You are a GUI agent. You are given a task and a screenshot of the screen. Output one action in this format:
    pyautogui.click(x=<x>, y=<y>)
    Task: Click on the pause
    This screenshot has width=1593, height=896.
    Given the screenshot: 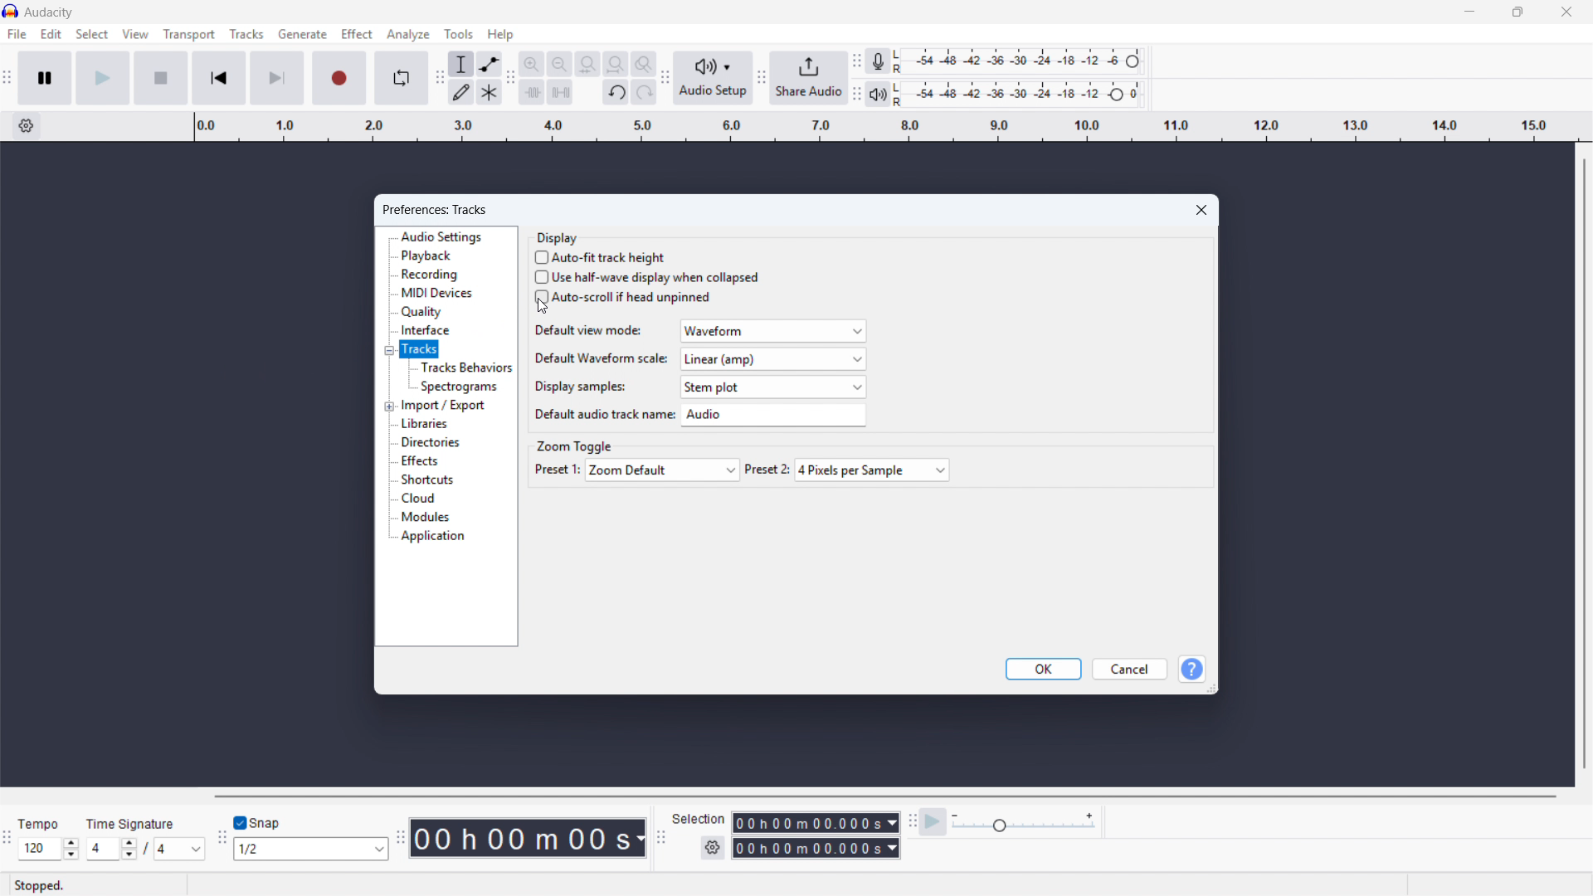 What is the action you would take?
    pyautogui.click(x=46, y=78)
    